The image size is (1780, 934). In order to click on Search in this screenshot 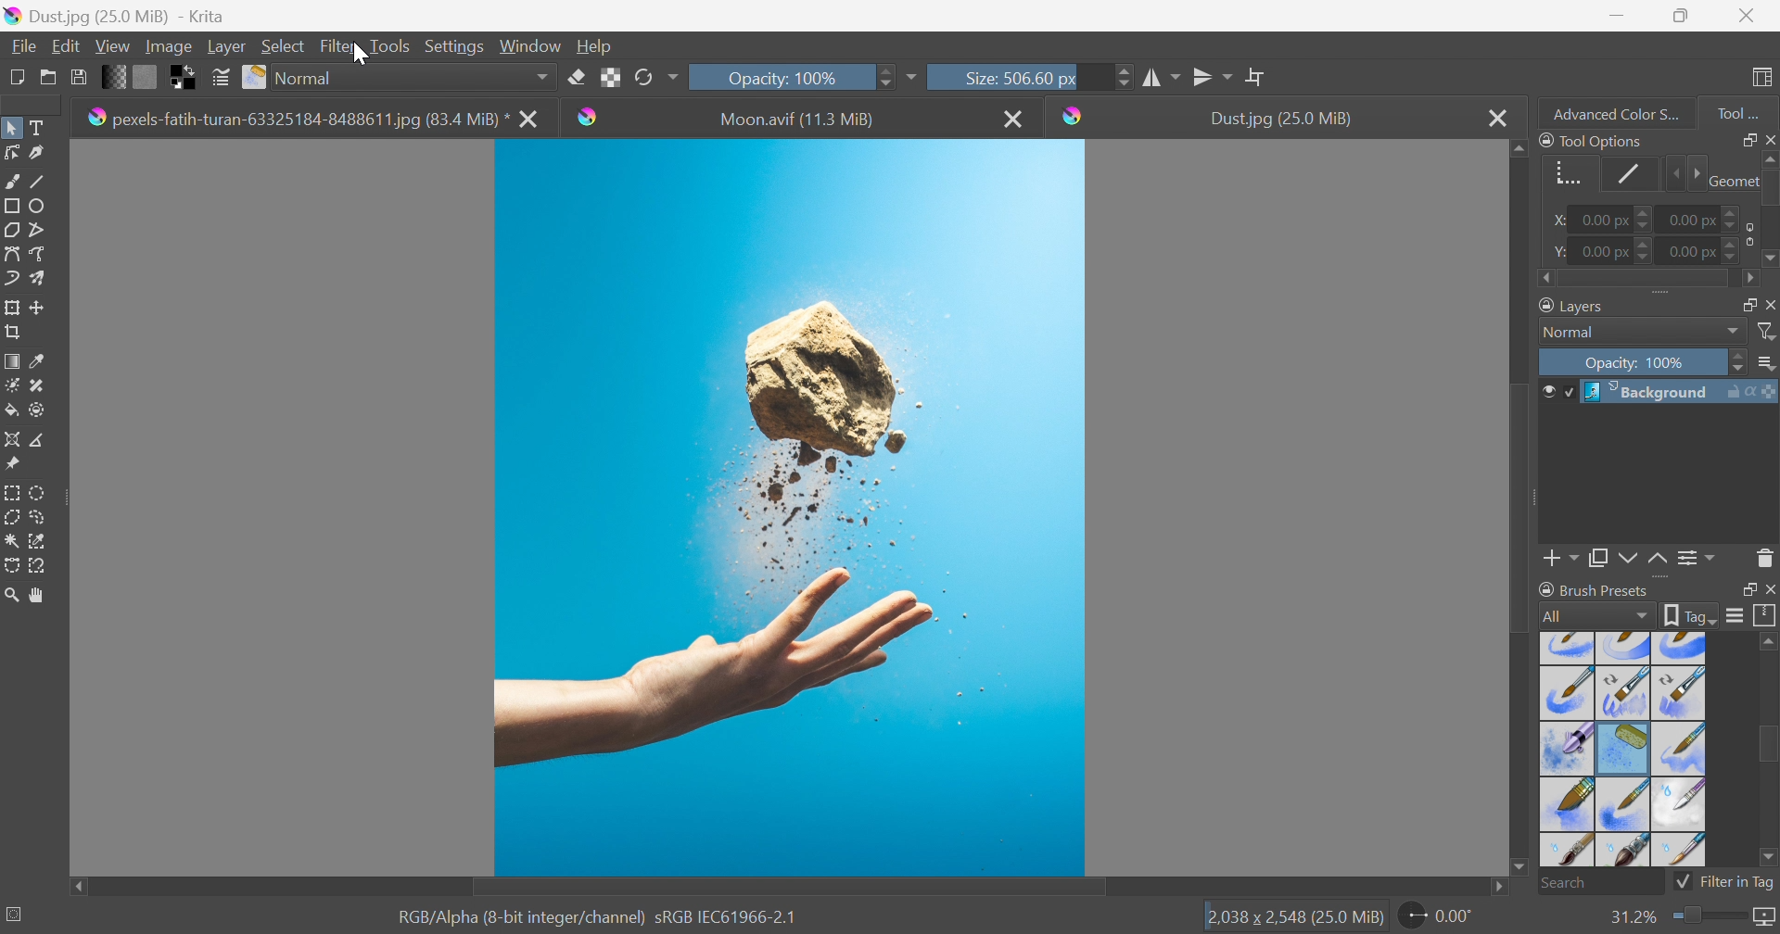, I will do `click(1601, 883)`.